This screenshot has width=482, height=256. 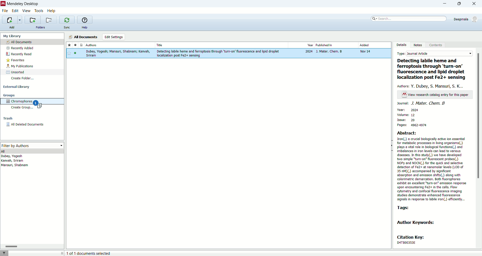 I want to click on create group, so click(x=23, y=108).